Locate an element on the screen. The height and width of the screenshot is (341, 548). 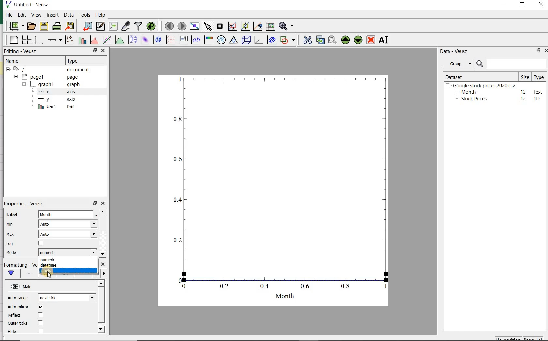
blank page is located at coordinates (13, 41).